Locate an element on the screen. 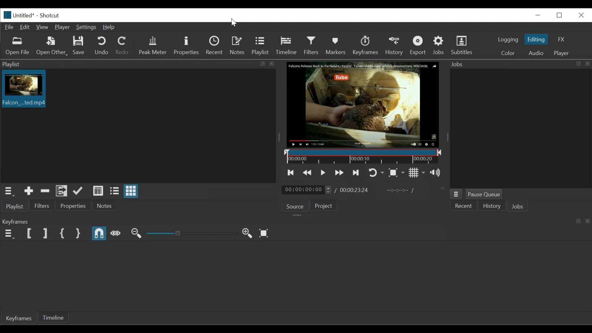  Media Viewer is located at coordinates (363, 105).